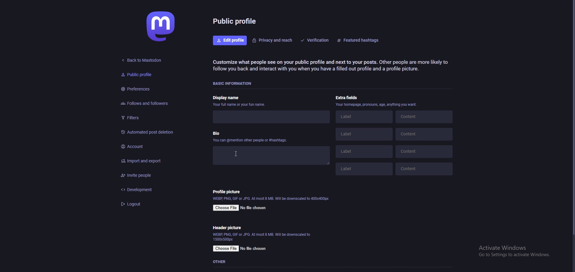 The image size is (575, 272). What do you see at coordinates (142, 61) in the screenshot?
I see `back to mastodon` at bounding box center [142, 61].